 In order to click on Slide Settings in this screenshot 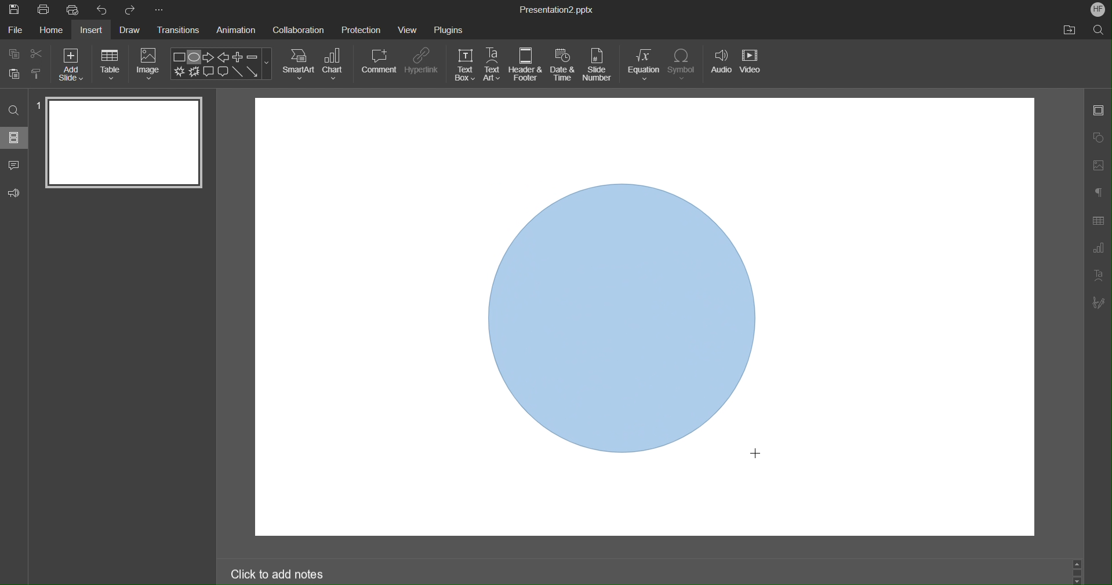, I will do `click(1098, 112)`.